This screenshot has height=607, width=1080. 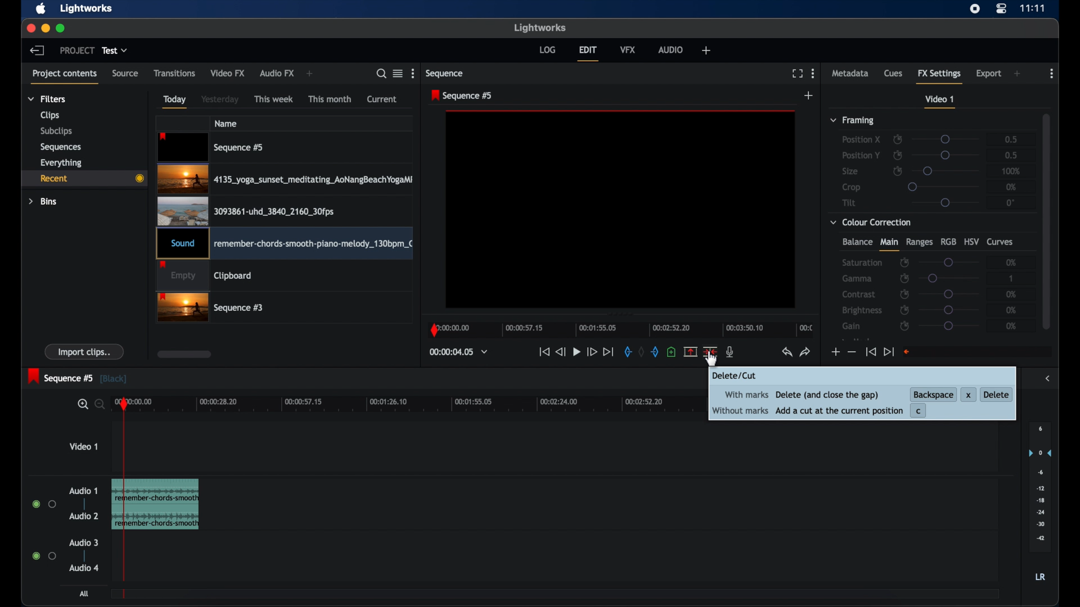 What do you see at coordinates (1011, 187) in the screenshot?
I see `0%` at bounding box center [1011, 187].